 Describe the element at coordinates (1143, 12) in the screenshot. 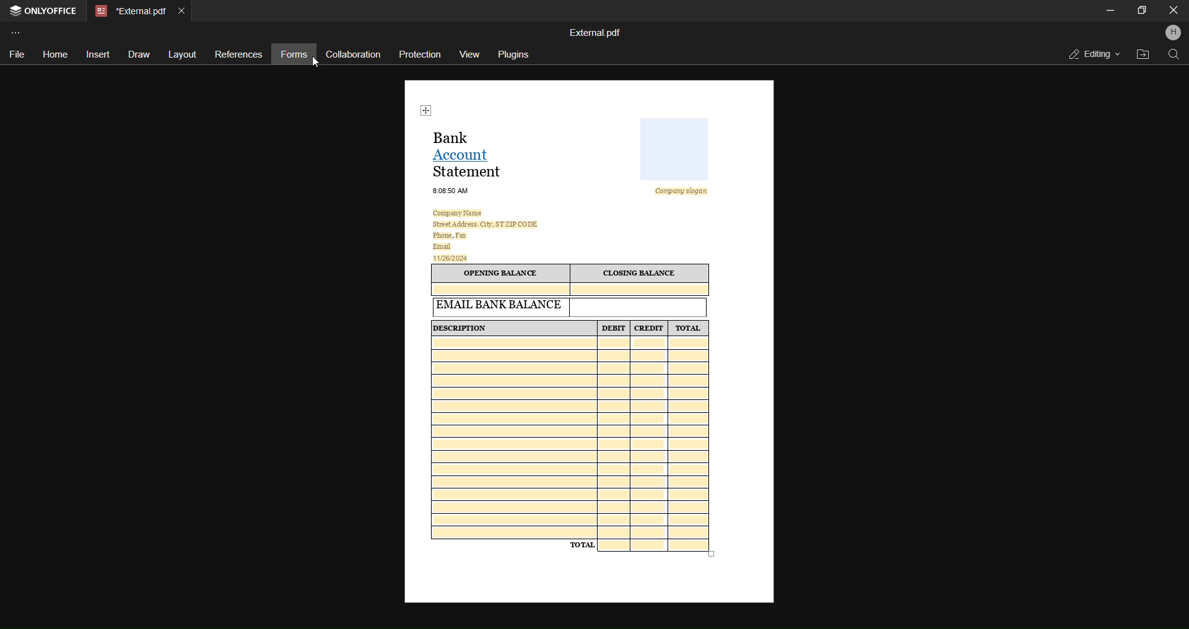

I see `maximize` at that location.